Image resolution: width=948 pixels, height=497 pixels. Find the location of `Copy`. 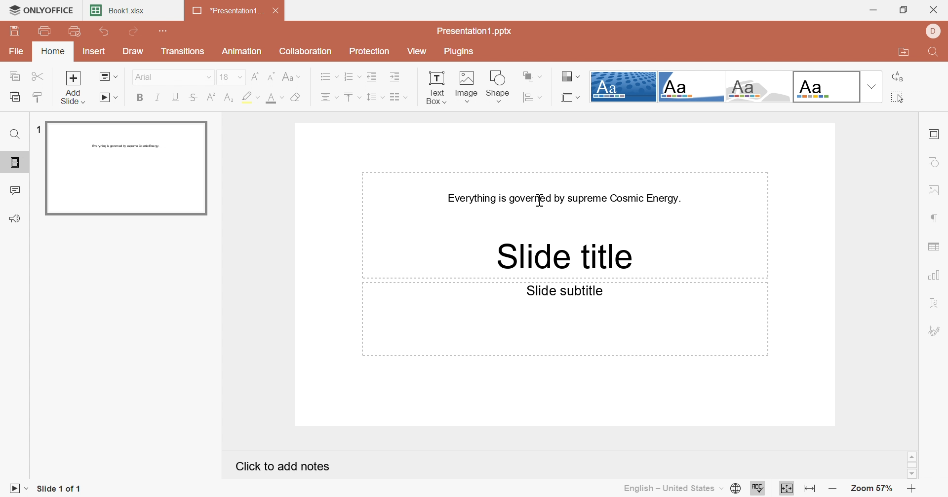

Copy is located at coordinates (14, 75).